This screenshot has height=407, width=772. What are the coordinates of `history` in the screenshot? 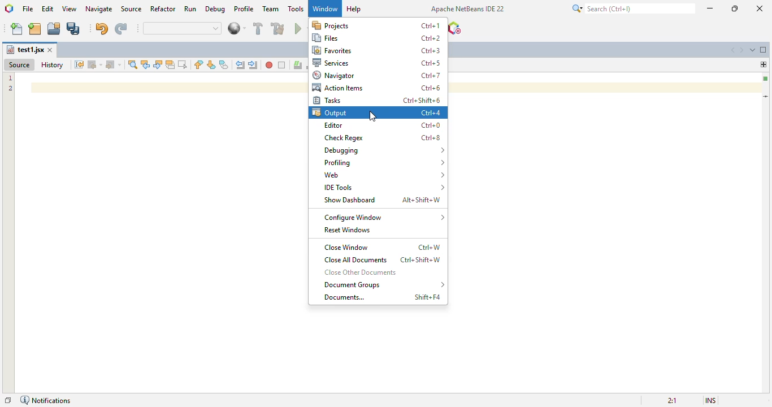 It's located at (52, 65).